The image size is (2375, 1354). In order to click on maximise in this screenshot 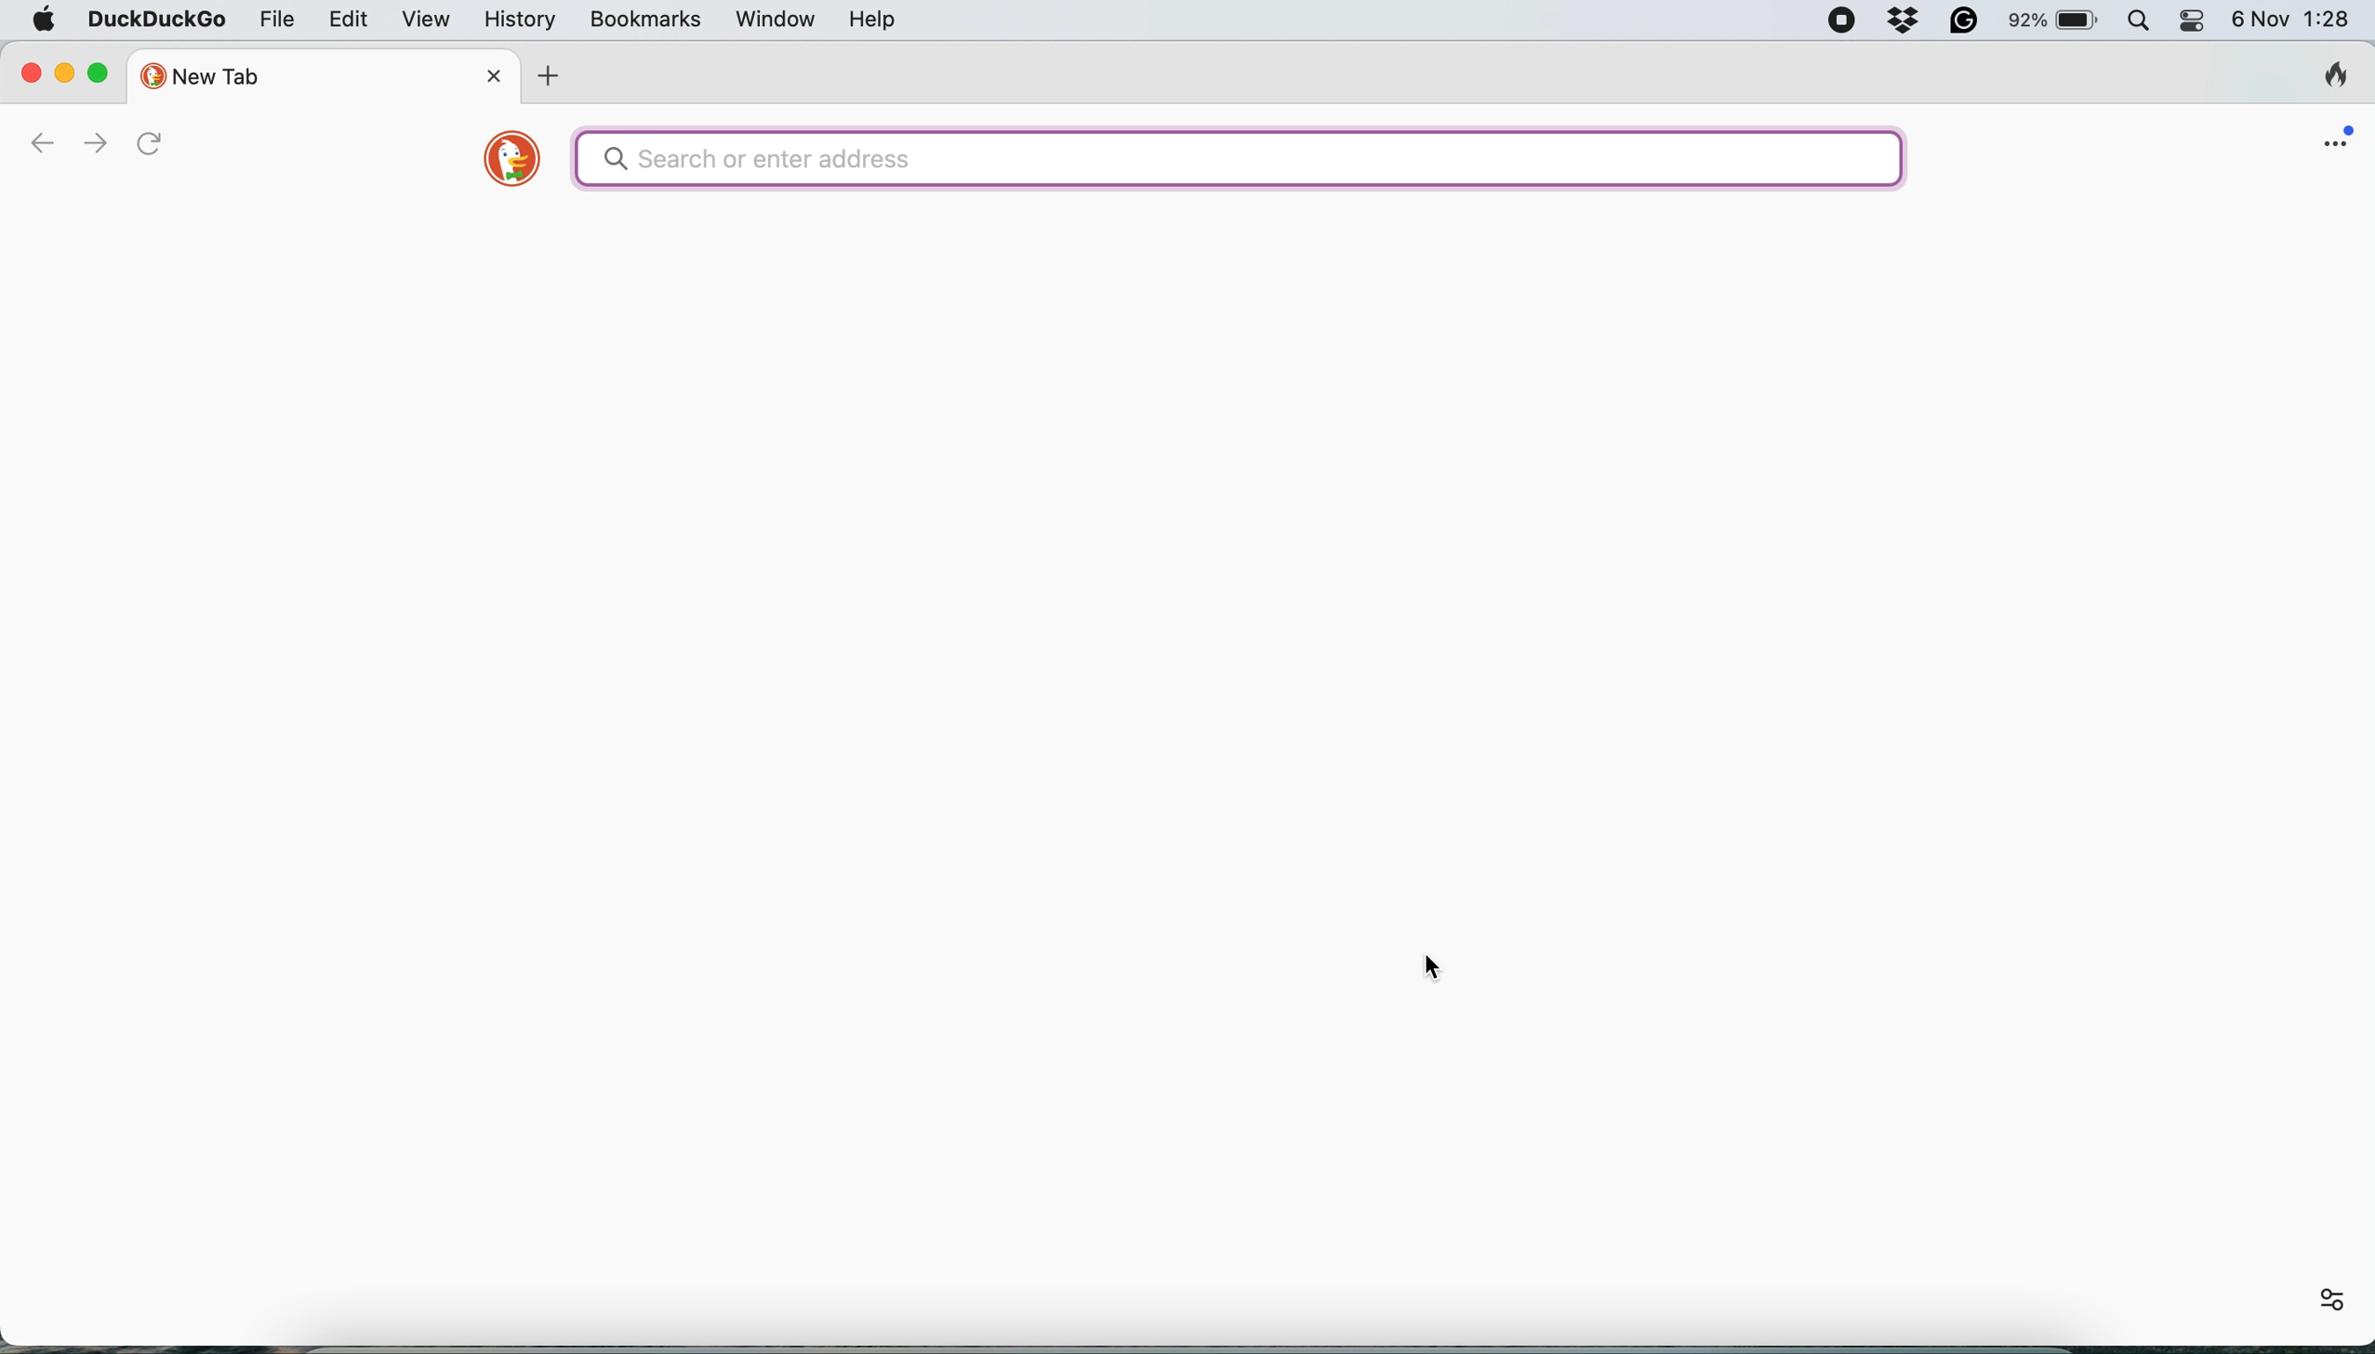, I will do `click(101, 70)`.